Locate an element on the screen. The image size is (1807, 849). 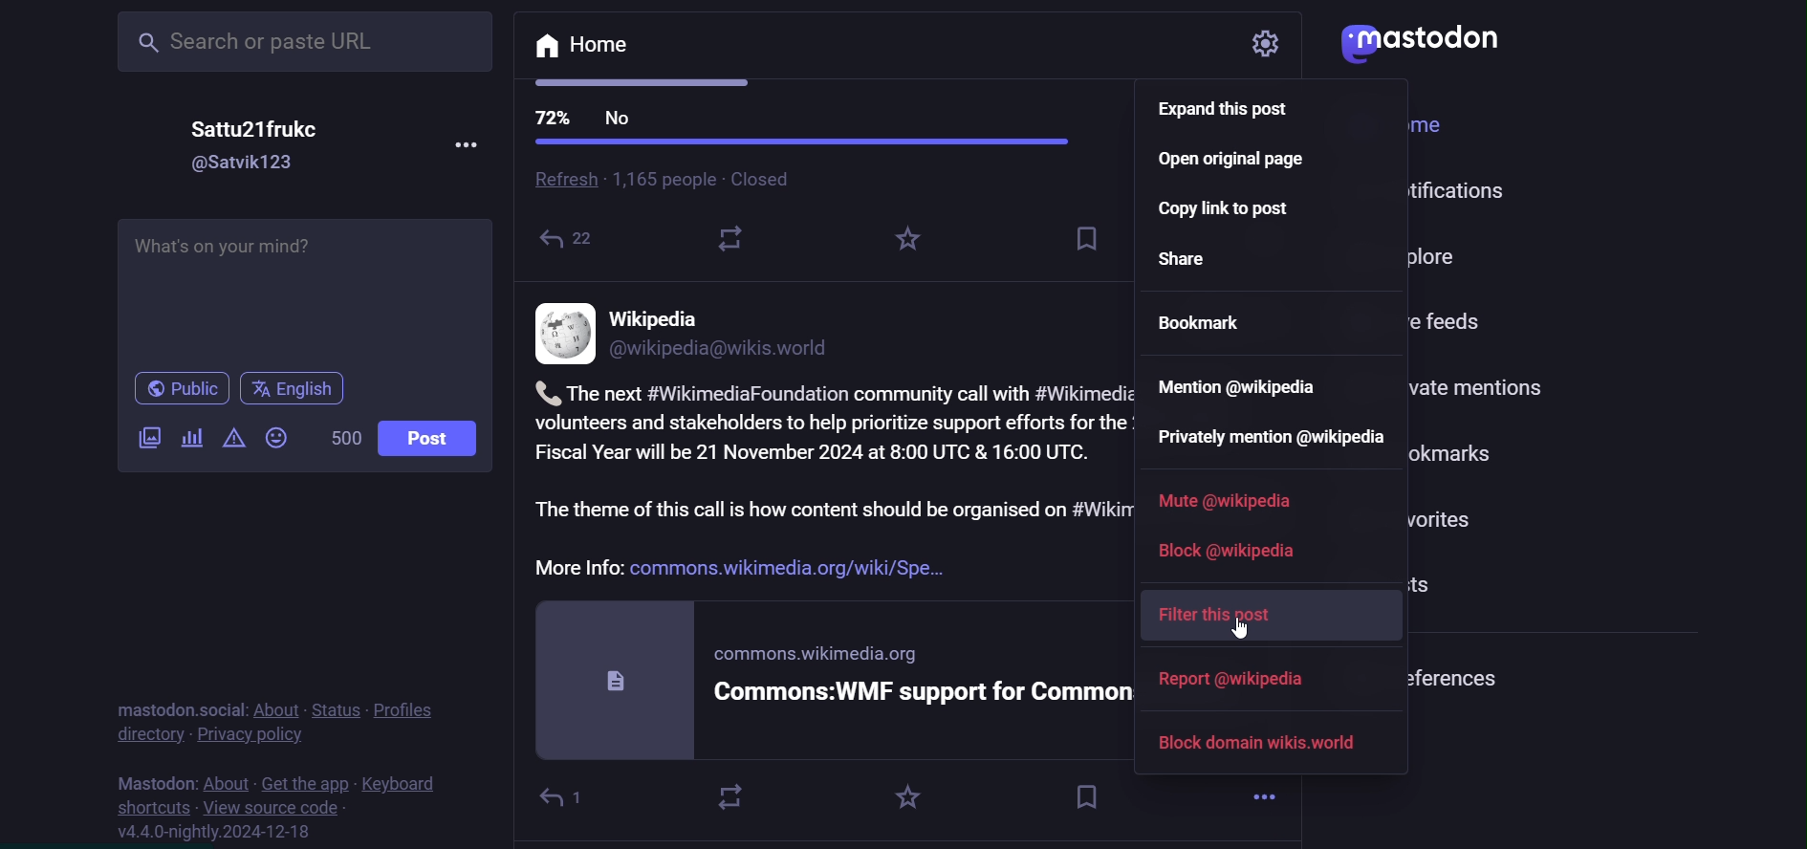
expand this post is located at coordinates (1234, 112).